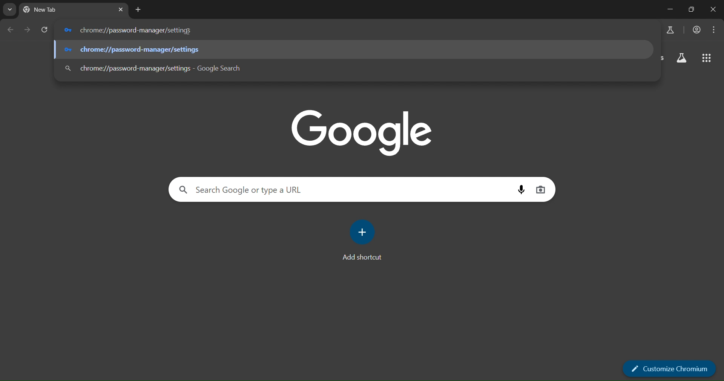  I want to click on search labs, so click(669, 30).